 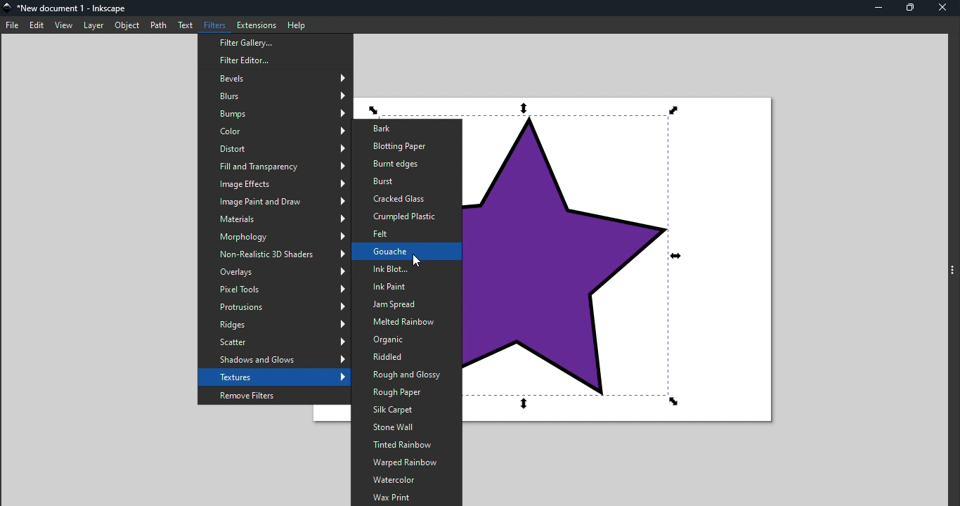 I want to click on Morphology, so click(x=274, y=237).